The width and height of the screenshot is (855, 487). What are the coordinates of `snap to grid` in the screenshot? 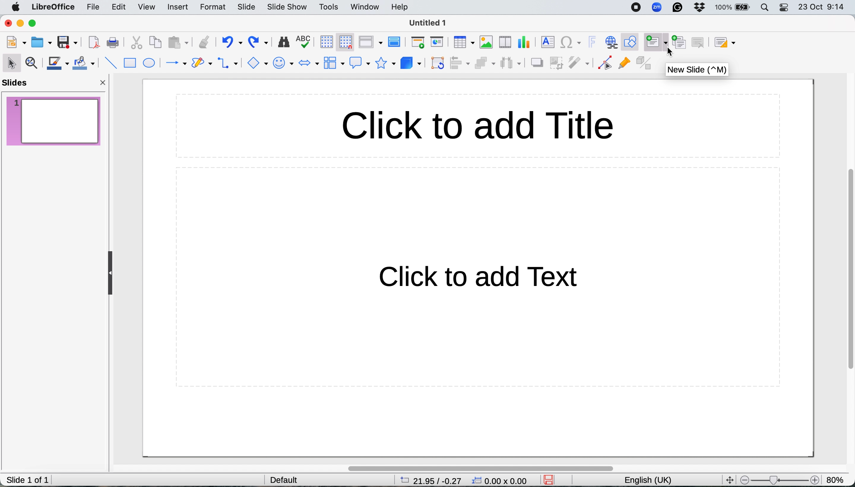 It's located at (346, 43).